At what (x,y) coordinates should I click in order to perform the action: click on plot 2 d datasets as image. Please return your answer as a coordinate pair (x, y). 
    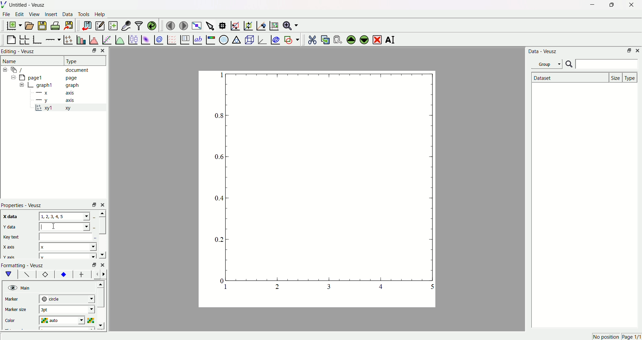
    Looking at the image, I should click on (146, 39).